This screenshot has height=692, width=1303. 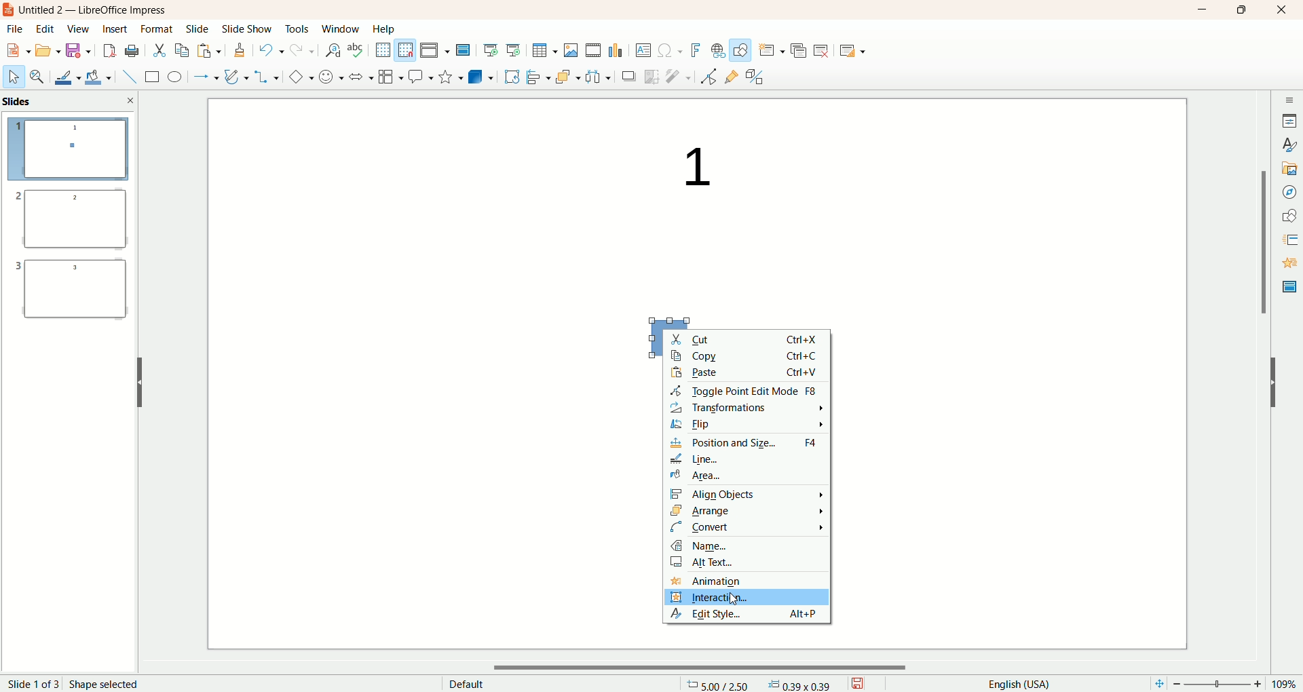 What do you see at coordinates (724, 442) in the screenshot?
I see `position and size` at bounding box center [724, 442].